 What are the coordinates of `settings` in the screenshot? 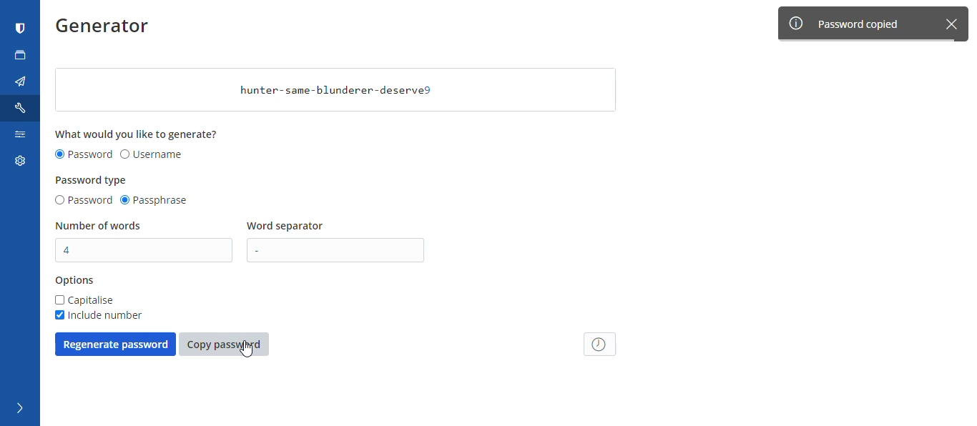 It's located at (18, 164).